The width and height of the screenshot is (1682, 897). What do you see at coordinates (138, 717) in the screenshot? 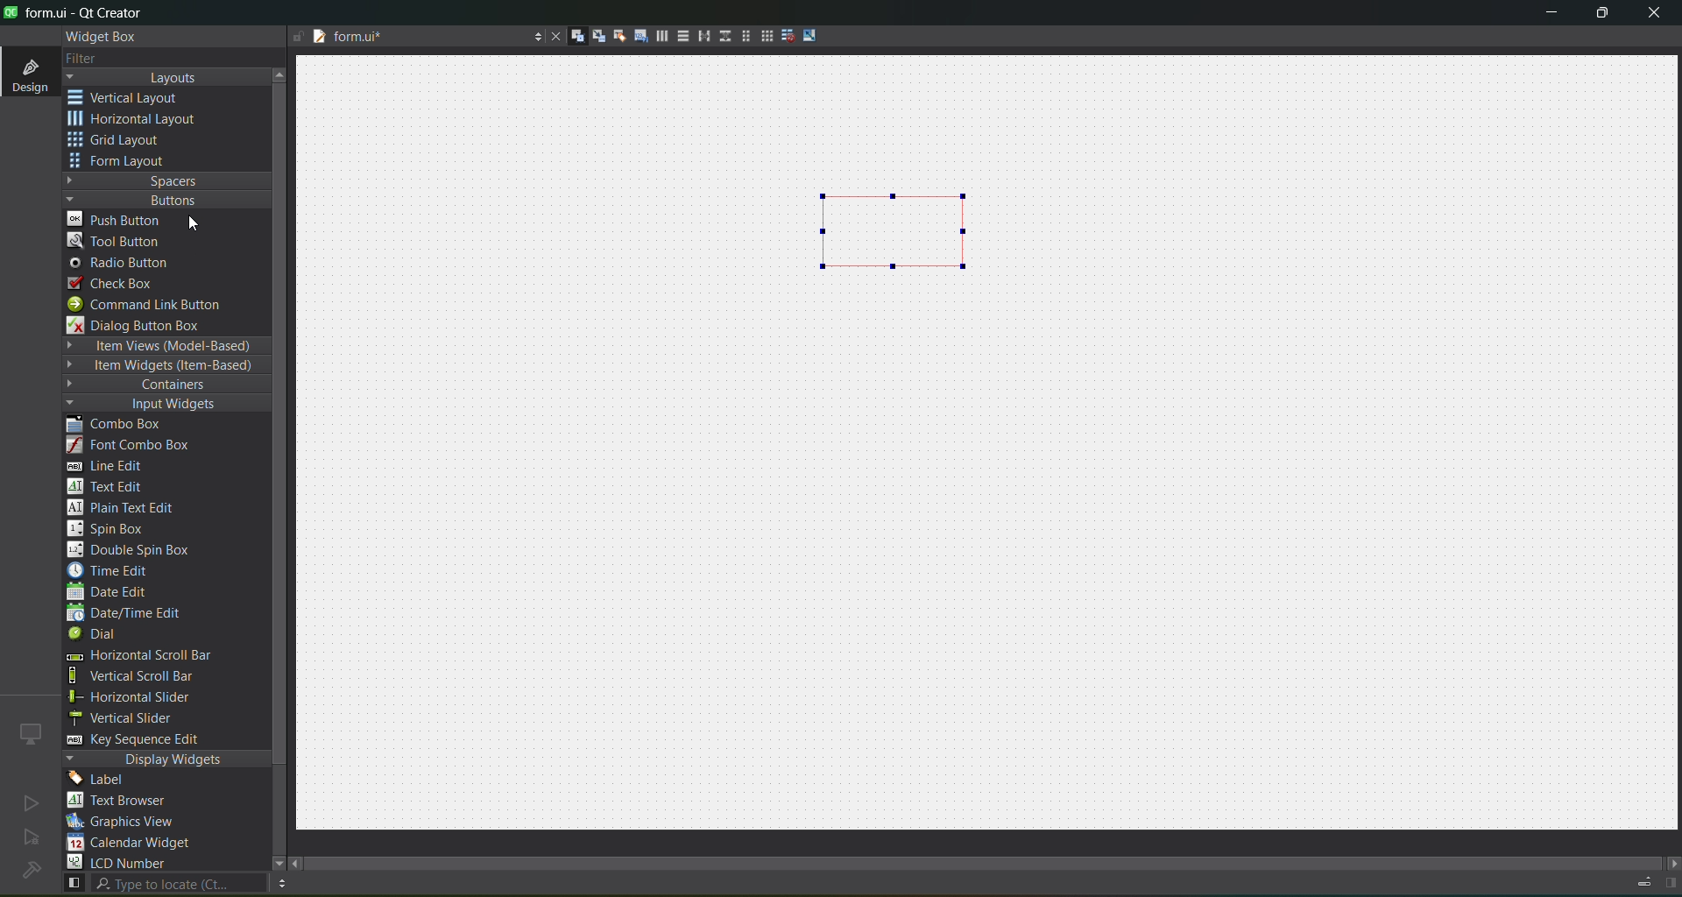
I see `vertical slider` at bounding box center [138, 717].